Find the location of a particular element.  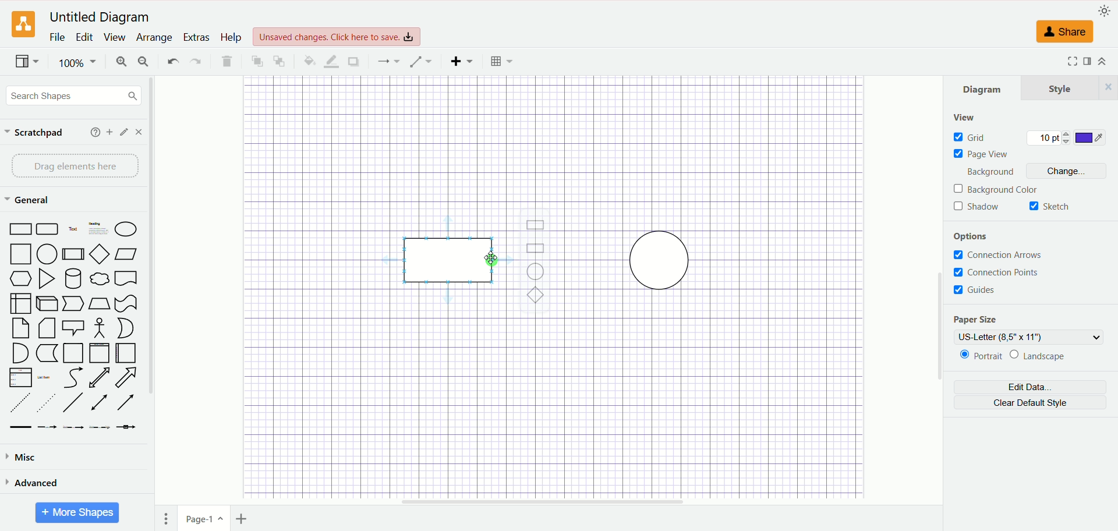

Circle Segment is located at coordinates (126, 328).